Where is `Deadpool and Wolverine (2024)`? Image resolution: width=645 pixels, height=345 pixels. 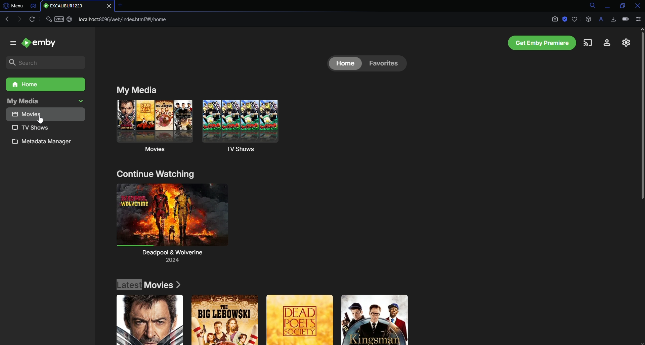
Deadpool and Wolverine (2024) is located at coordinates (170, 259).